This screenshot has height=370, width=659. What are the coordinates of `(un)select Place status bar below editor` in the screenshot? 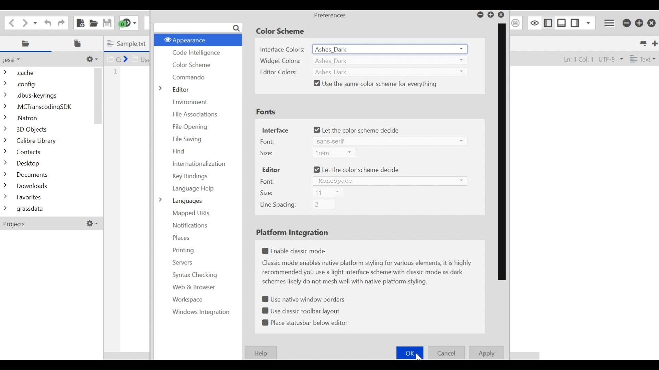 It's located at (306, 323).